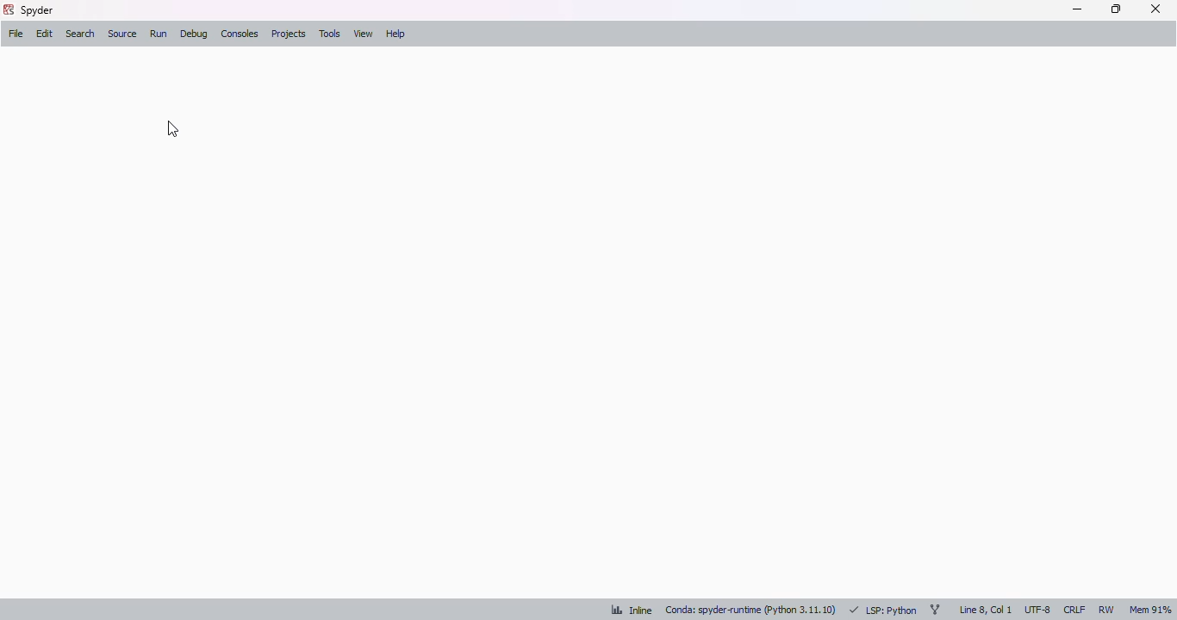  I want to click on Mem 91%, so click(1149, 611).